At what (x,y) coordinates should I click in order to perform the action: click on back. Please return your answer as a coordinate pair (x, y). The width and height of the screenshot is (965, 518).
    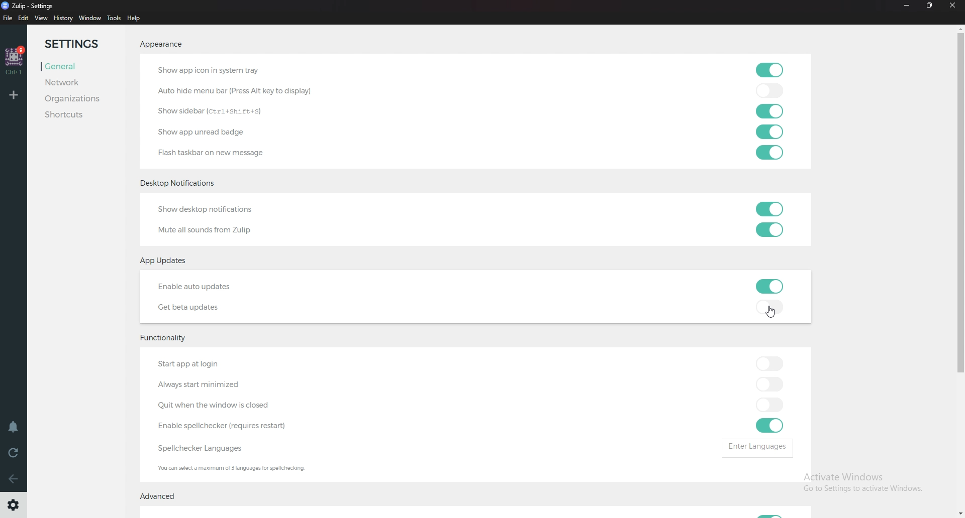
    Looking at the image, I should click on (12, 479).